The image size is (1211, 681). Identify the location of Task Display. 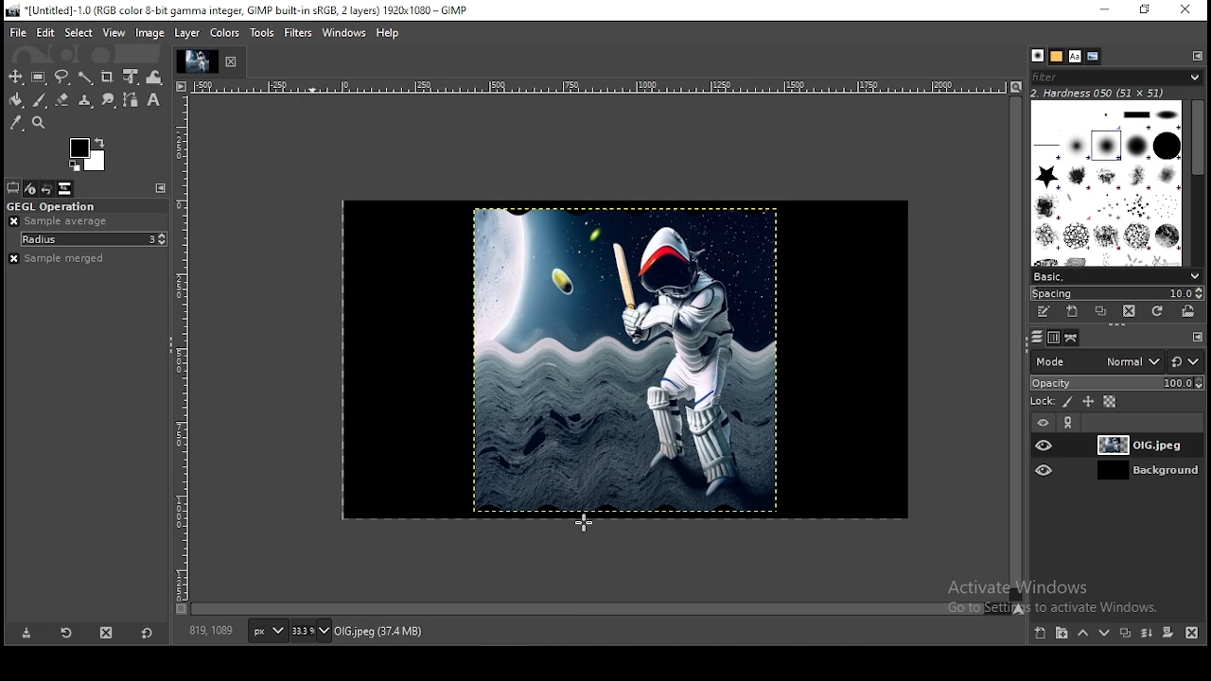
(200, 62).